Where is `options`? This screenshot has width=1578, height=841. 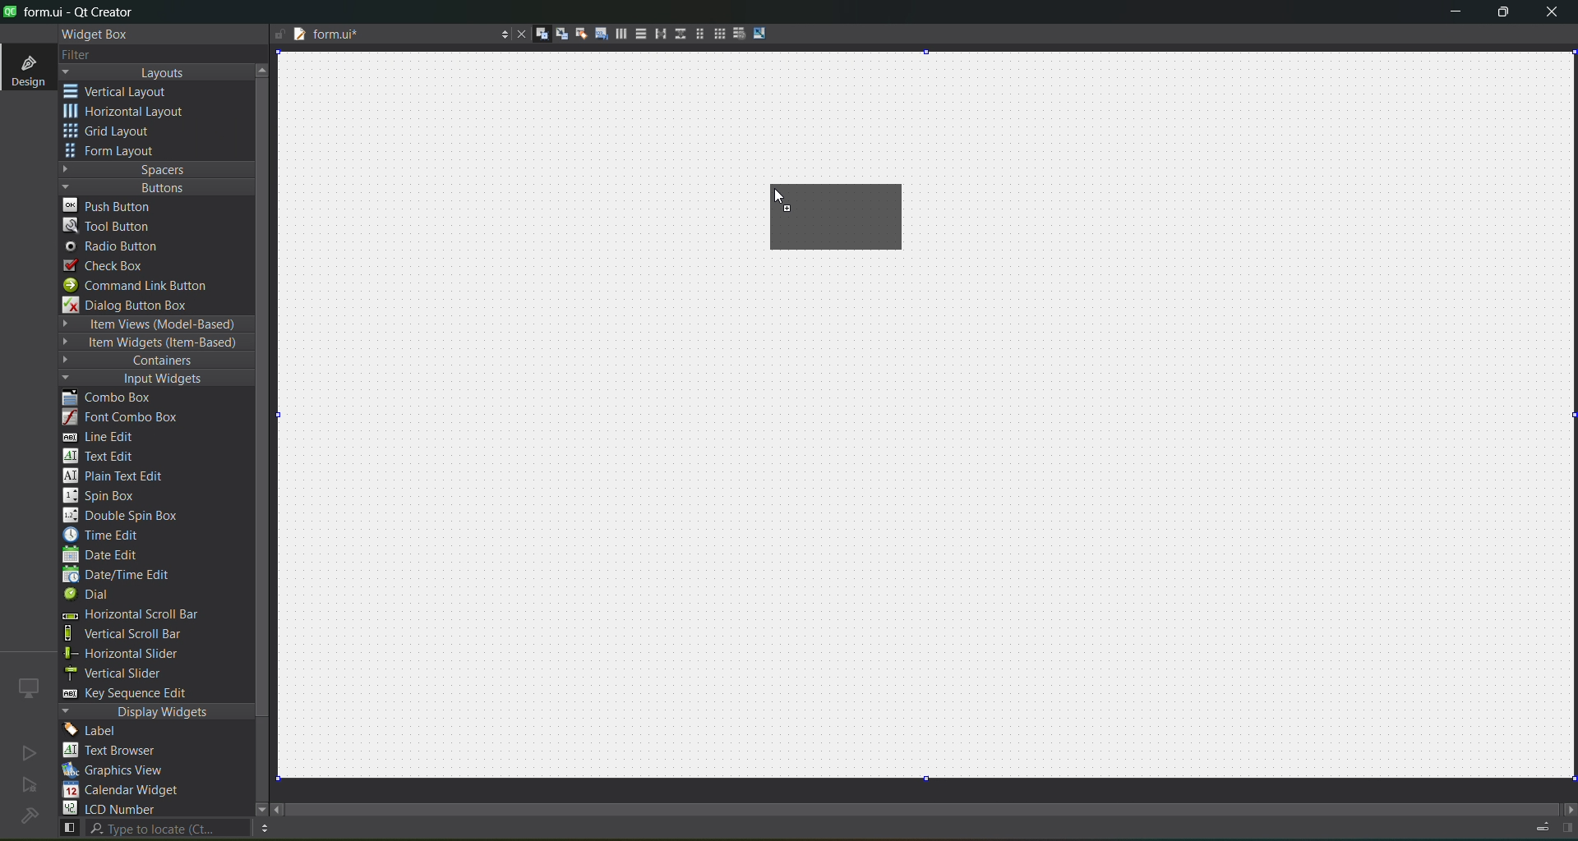
options is located at coordinates (500, 36).